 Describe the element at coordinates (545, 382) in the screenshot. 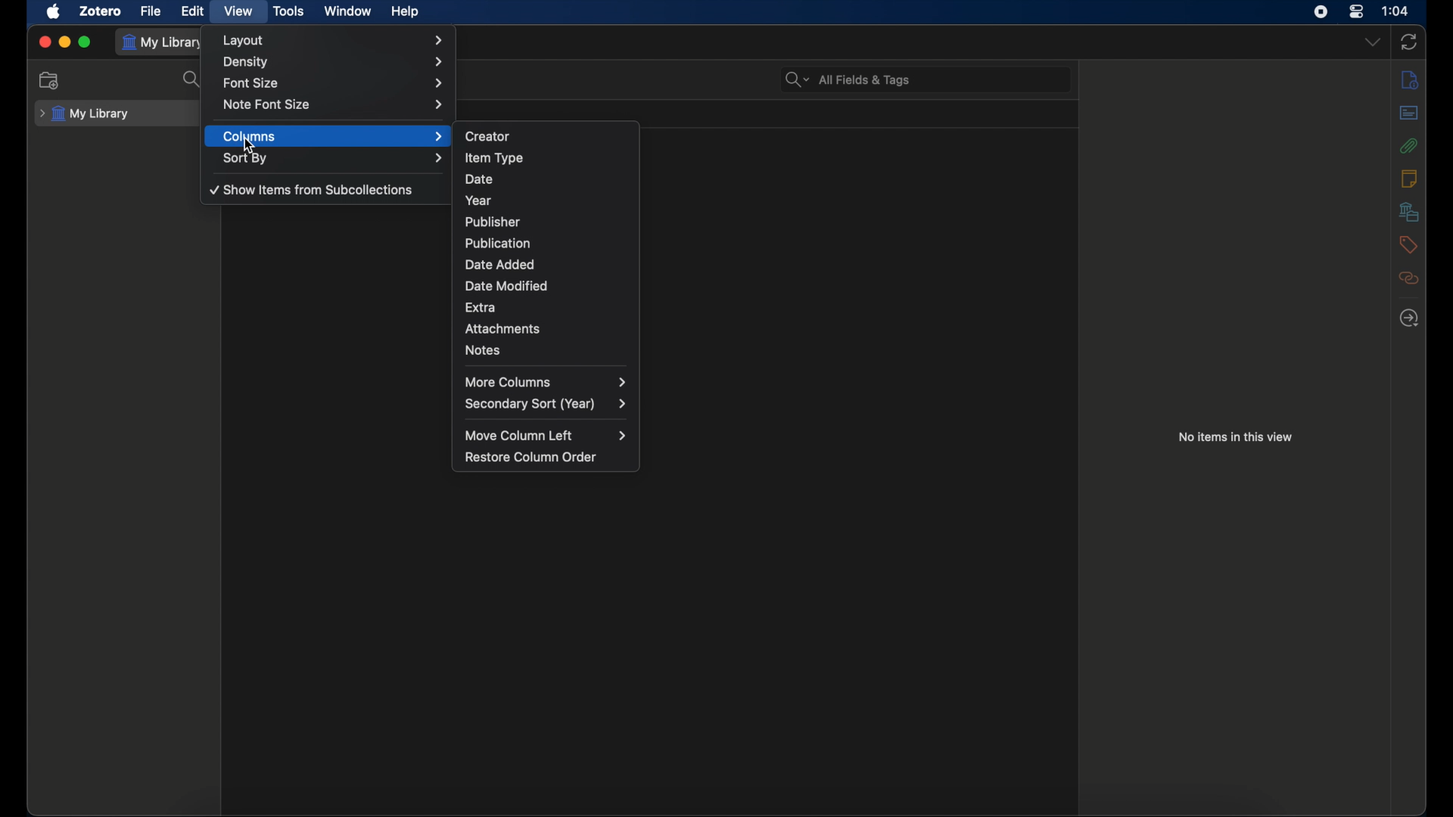

I see `more columns` at that location.